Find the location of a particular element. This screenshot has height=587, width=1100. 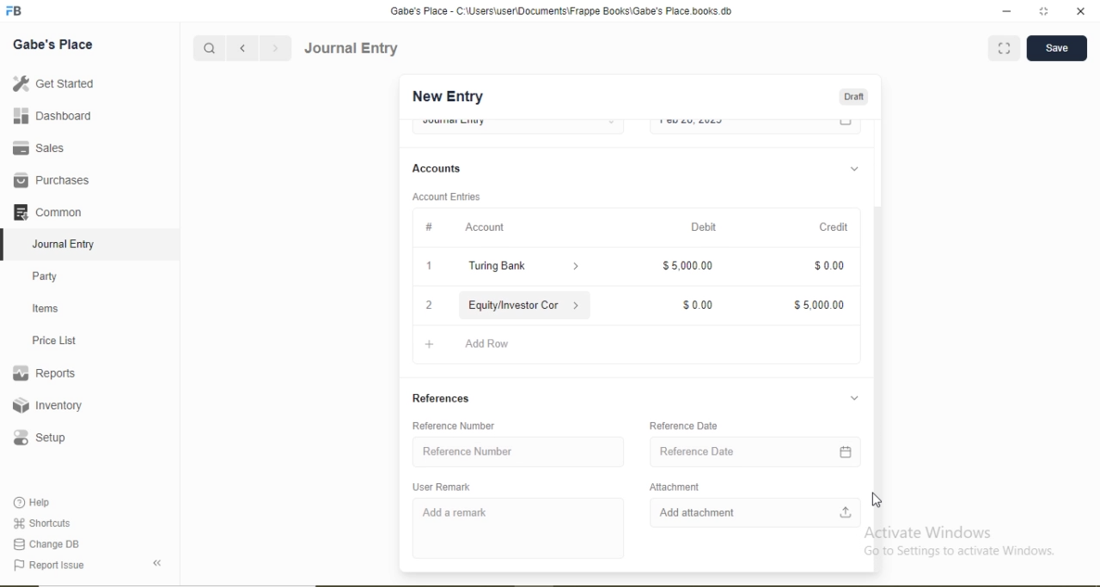

Dropdown is located at coordinates (577, 306).